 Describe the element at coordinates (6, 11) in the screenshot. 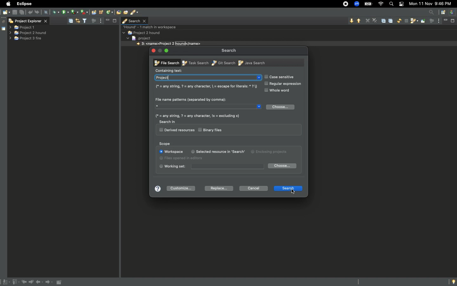

I see `new` at that location.